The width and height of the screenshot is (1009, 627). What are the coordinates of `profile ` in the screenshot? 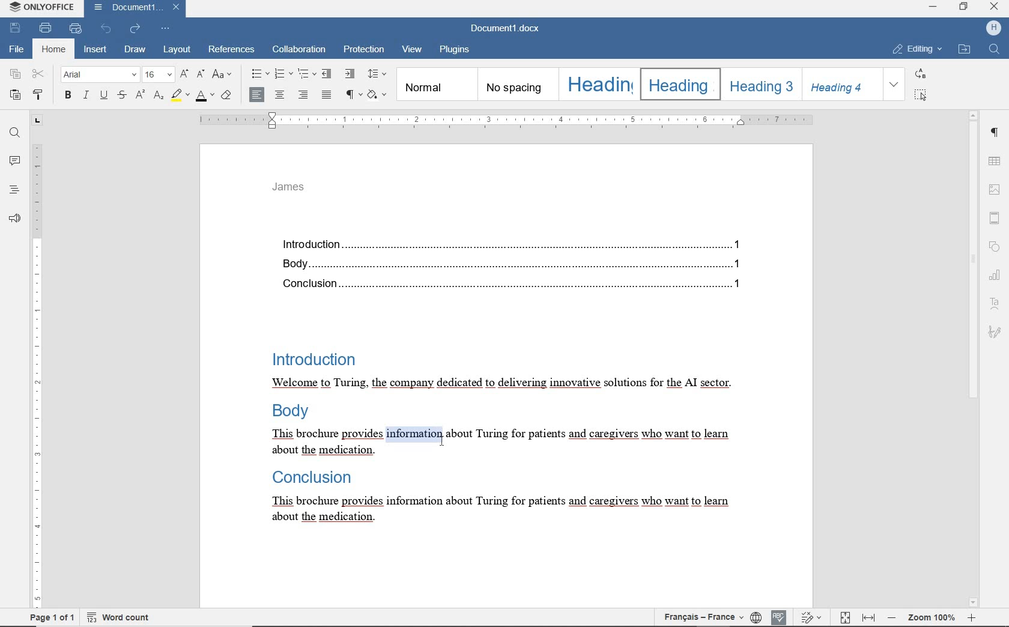 It's located at (992, 29).